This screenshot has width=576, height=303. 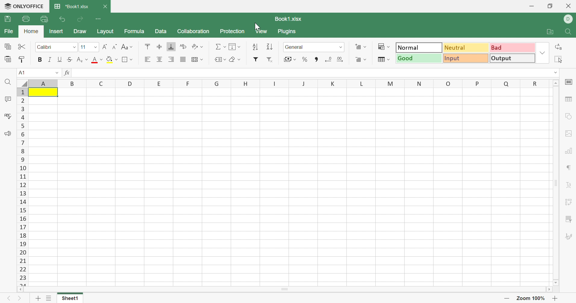 What do you see at coordinates (105, 6) in the screenshot?
I see `Close` at bounding box center [105, 6].